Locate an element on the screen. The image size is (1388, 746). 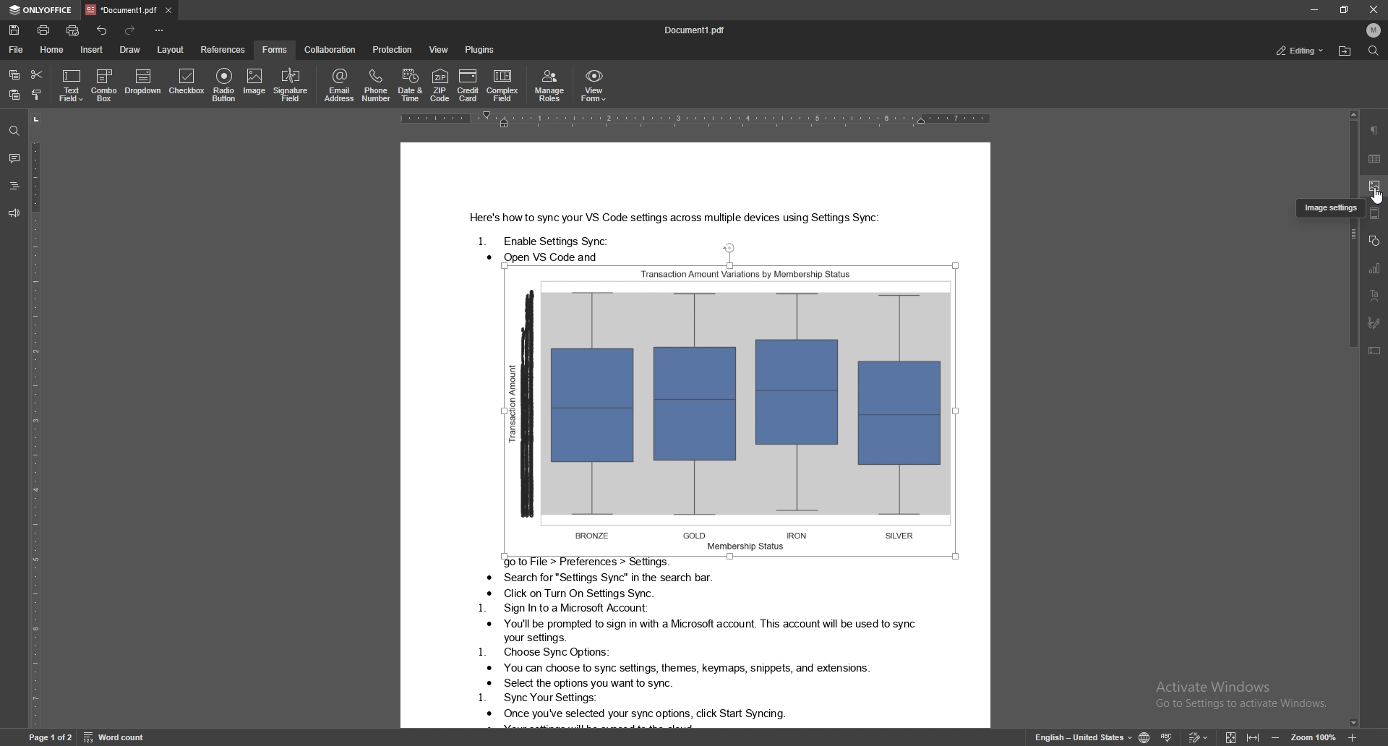
draw is located at coordinates (132, 50).